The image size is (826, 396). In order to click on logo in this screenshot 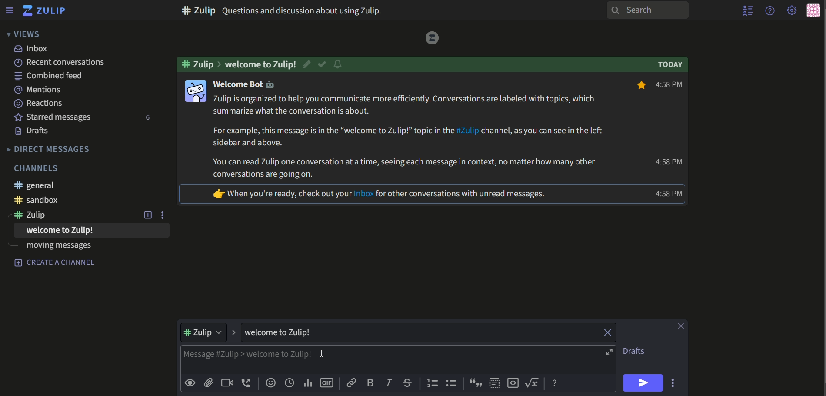, I will do `click(430, 38)`.